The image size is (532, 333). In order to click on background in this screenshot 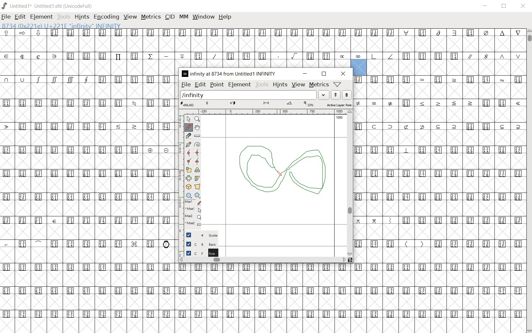, I will do `click(198, 244)`.